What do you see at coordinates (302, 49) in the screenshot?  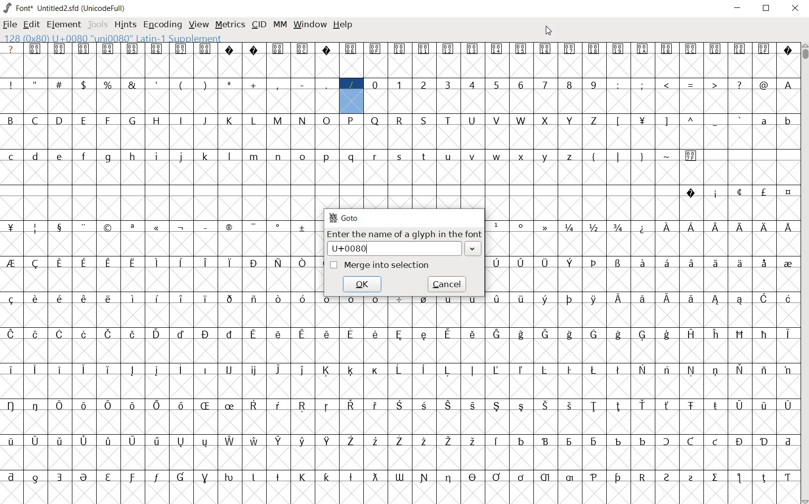 I see `glyph` at bounding box center [302, 49].